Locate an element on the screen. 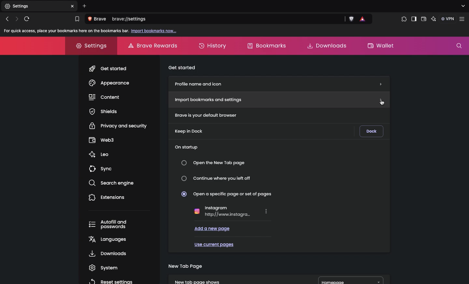 The height and width of the screenshot is (284, 469). Homepage is located at coordinates (351, 280).